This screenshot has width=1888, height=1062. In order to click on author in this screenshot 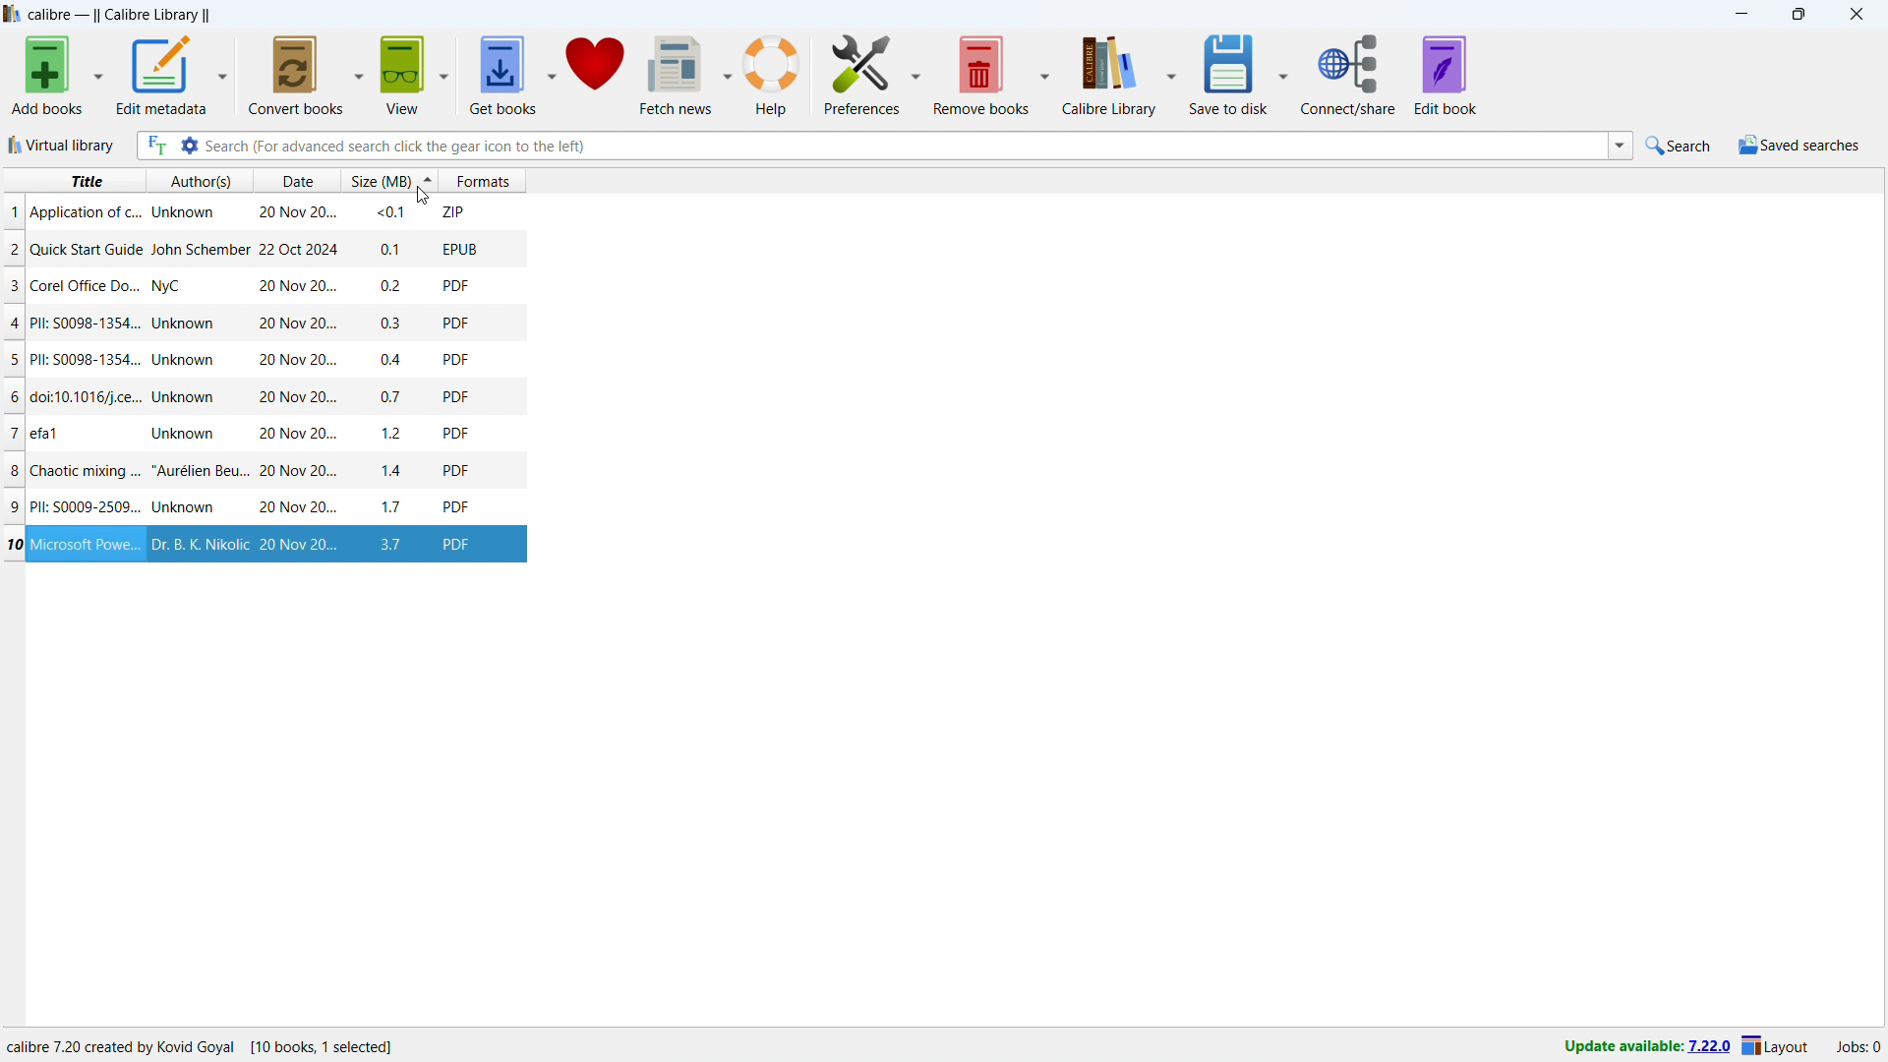, I will do `click(176, 285)`.